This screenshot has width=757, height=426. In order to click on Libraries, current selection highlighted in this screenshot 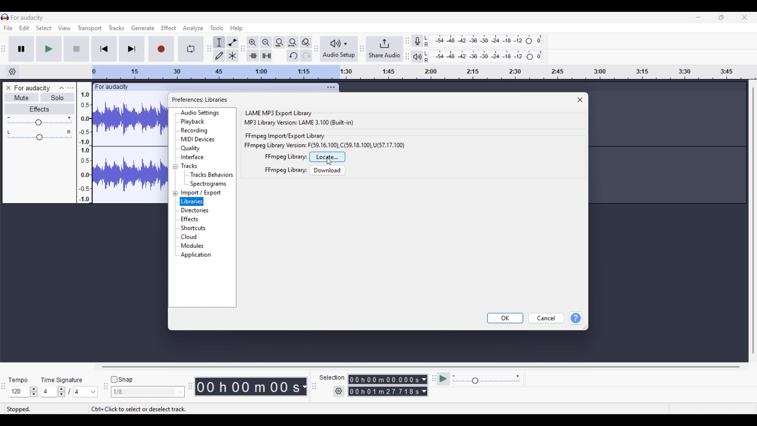, I will do `click(192, 202)`.